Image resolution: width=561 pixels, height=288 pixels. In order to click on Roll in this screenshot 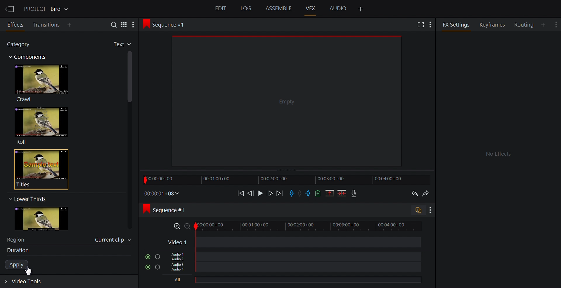, I will do `click(41, 126)`.